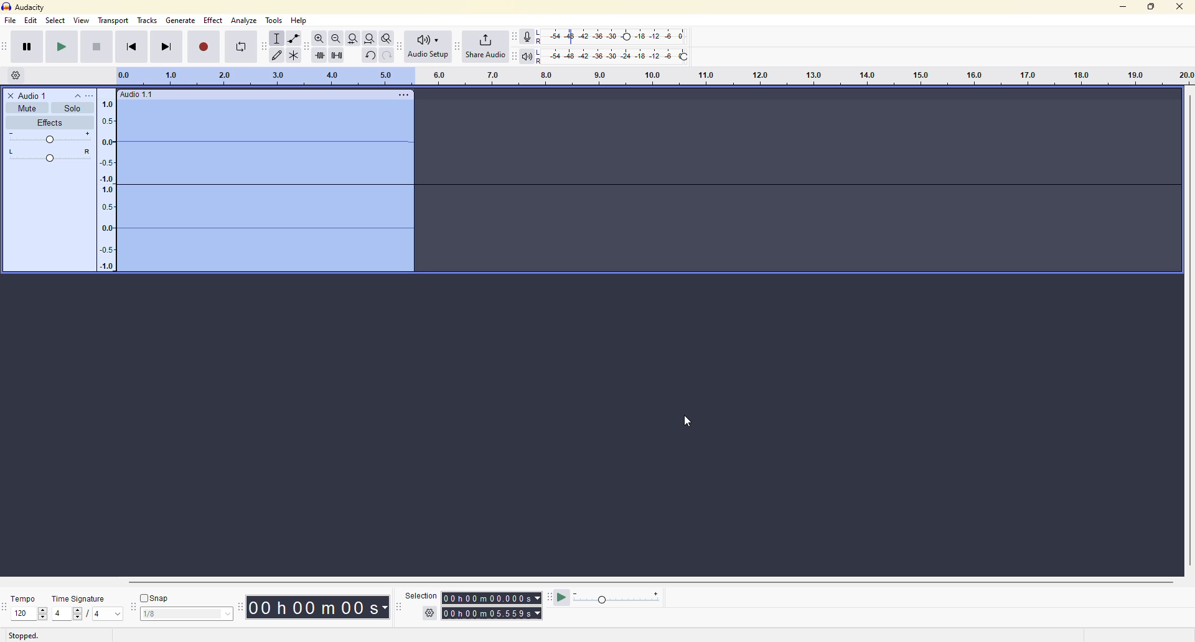  What do you see at coordinates (42, 617) in the screenshot?
I see `down` at bounding box center [42, 617].